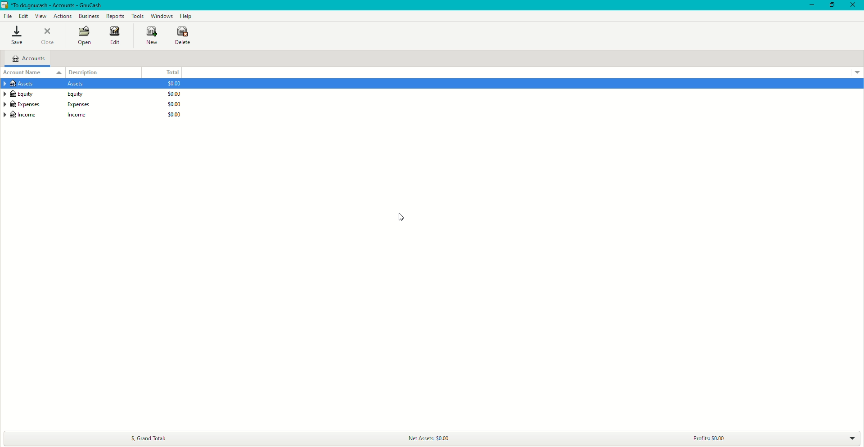 Image resolution: width=864 pixels, height=447 pixels. What do you see at coordinates (707, 438) in the screenshot?
I see `Profits` at bounding box center [707, 438].